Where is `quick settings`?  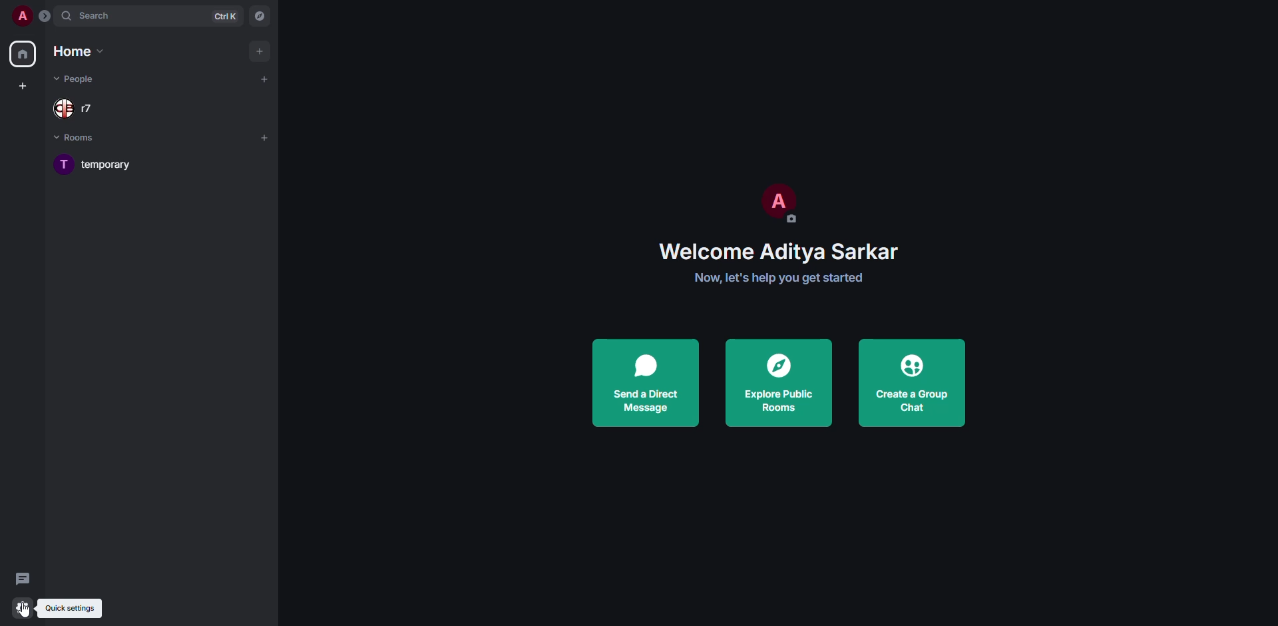
quick settings is located at coordinates (23, 607).